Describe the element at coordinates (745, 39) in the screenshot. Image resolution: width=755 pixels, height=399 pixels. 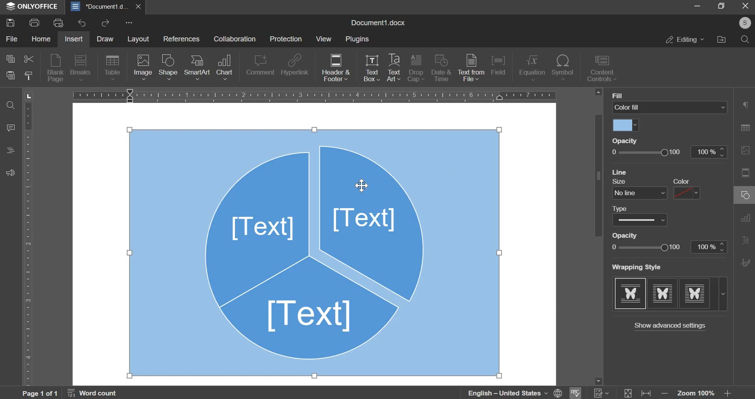
I see `search` at that location.